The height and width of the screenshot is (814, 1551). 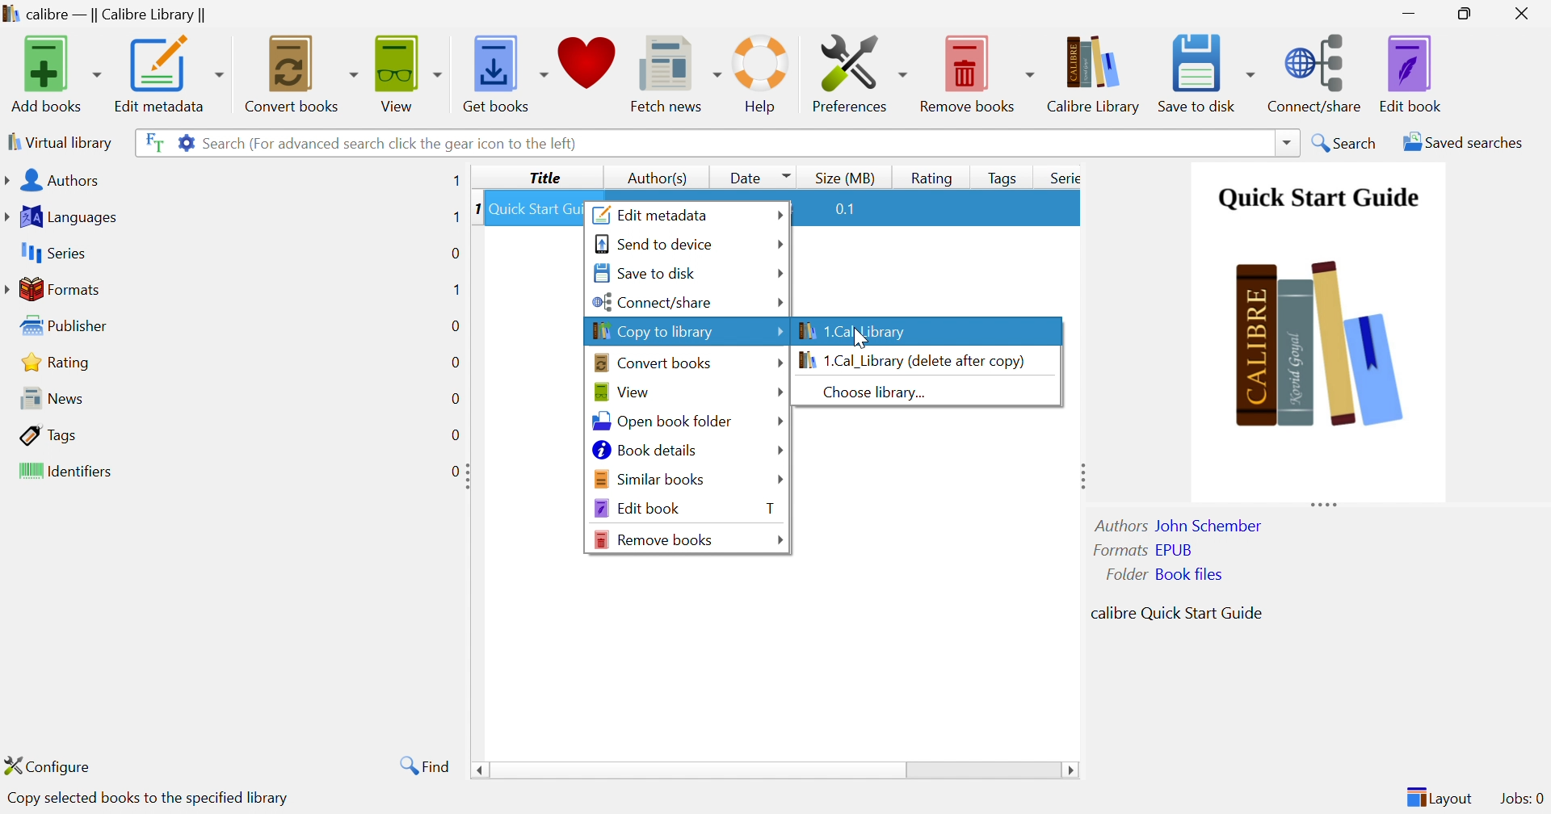 What do you see at coordinates (47, 433) in the screenshot?
I see `Tags` at bounding box center [47, 433].